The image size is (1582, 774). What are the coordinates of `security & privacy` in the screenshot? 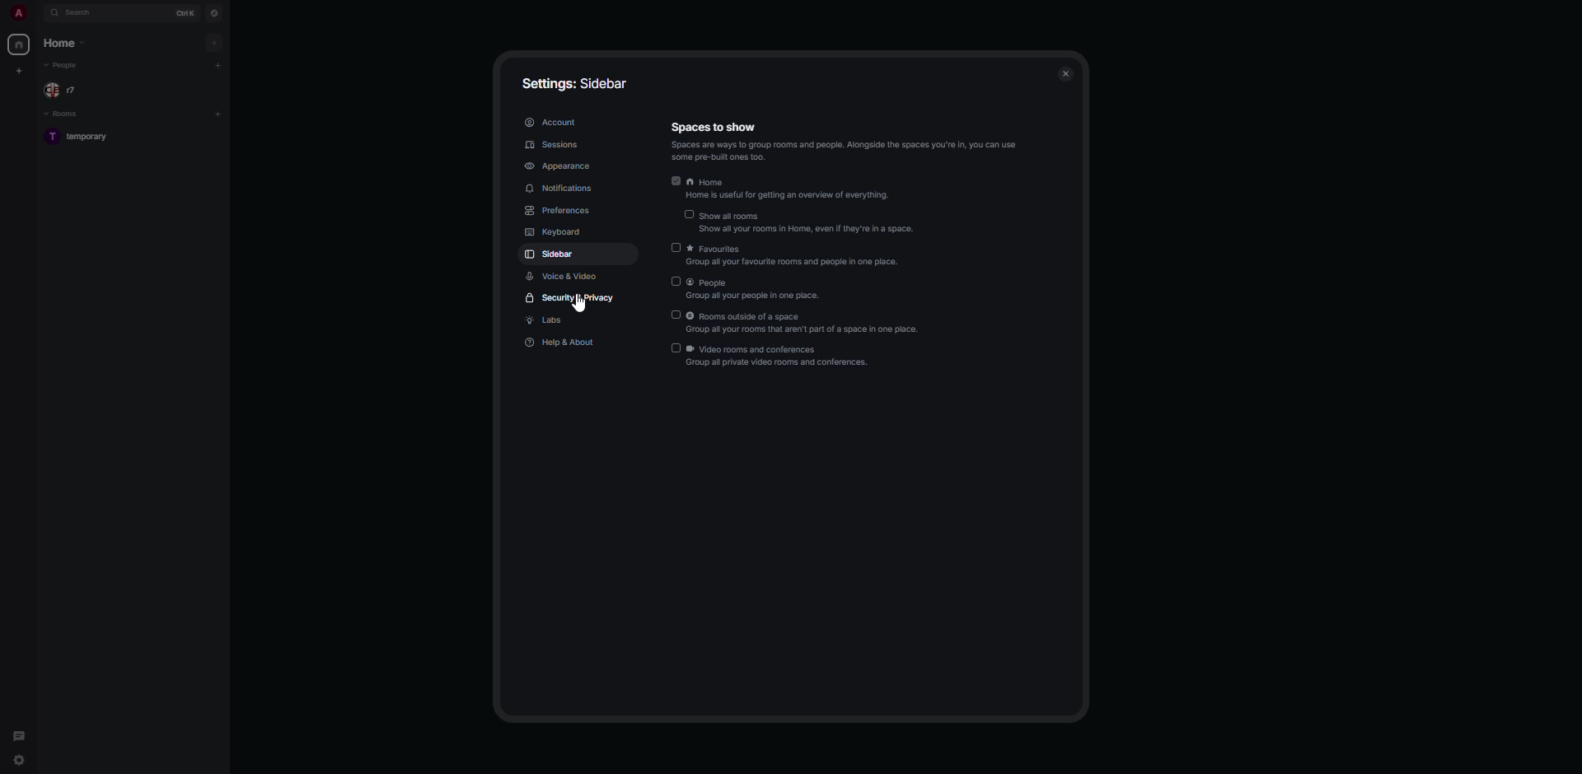 It's located at (573, 301).